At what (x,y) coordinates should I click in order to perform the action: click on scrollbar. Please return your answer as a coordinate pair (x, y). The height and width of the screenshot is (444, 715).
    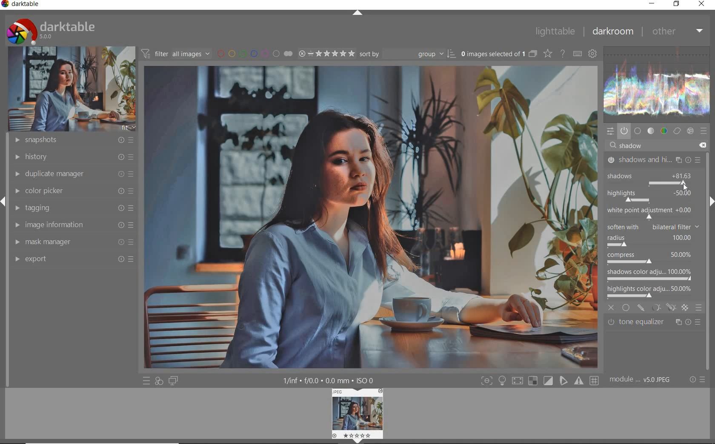
    Looking at the image, I should click on (710, 170).